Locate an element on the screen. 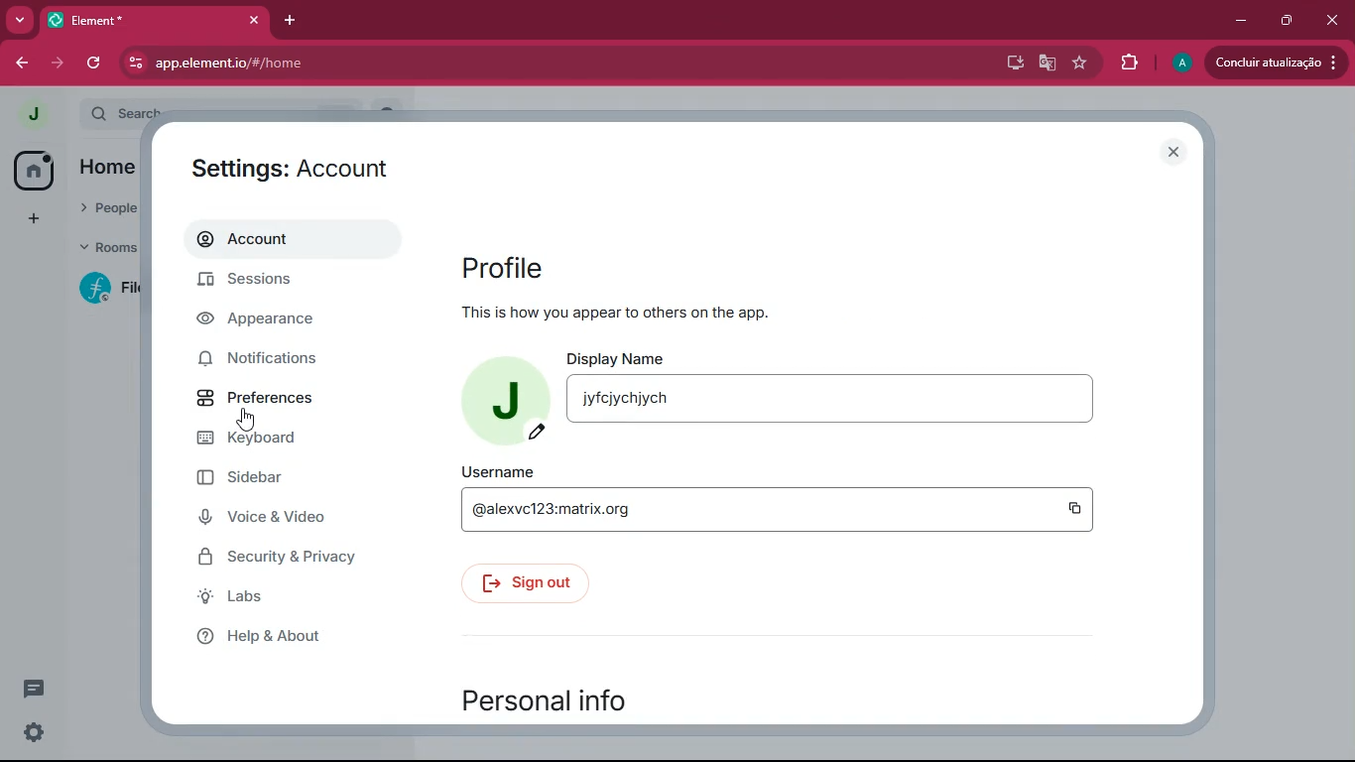  forward is located at coordinates (60, 63).